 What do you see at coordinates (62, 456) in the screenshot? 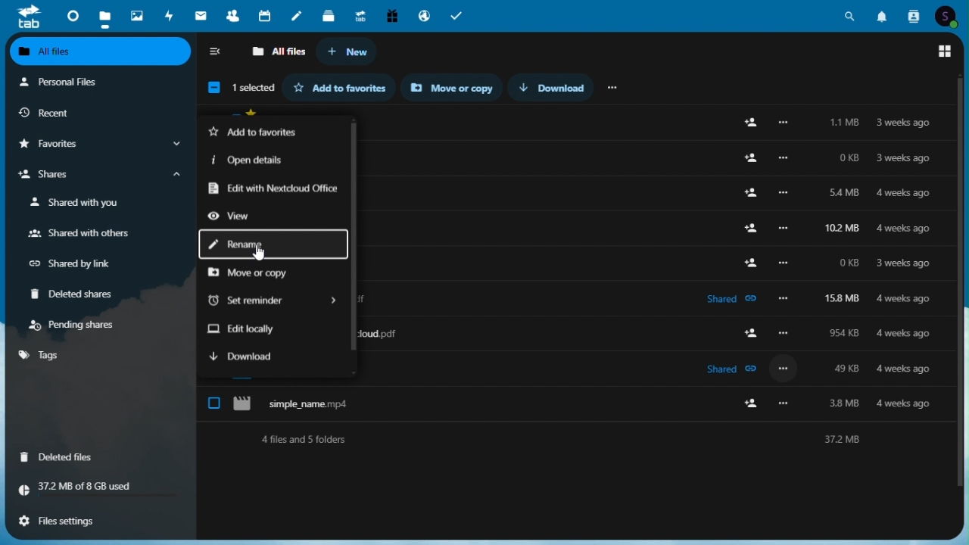
I see `deleted files` at bounding box center [62, 456].